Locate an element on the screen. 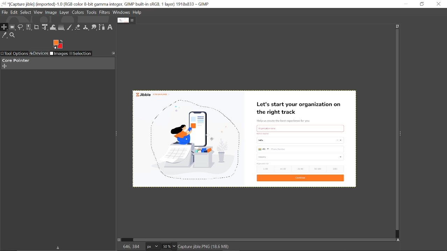  images is located at coordinates (59, 54).